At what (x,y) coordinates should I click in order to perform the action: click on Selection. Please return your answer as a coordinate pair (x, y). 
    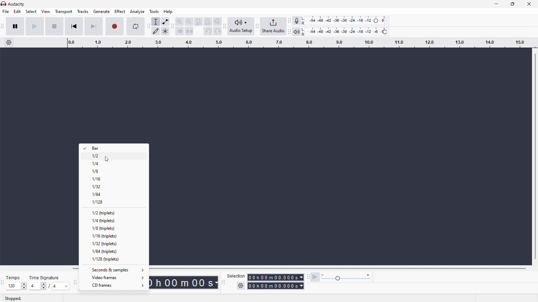
    Looking at the image, I should click on (235, 275).